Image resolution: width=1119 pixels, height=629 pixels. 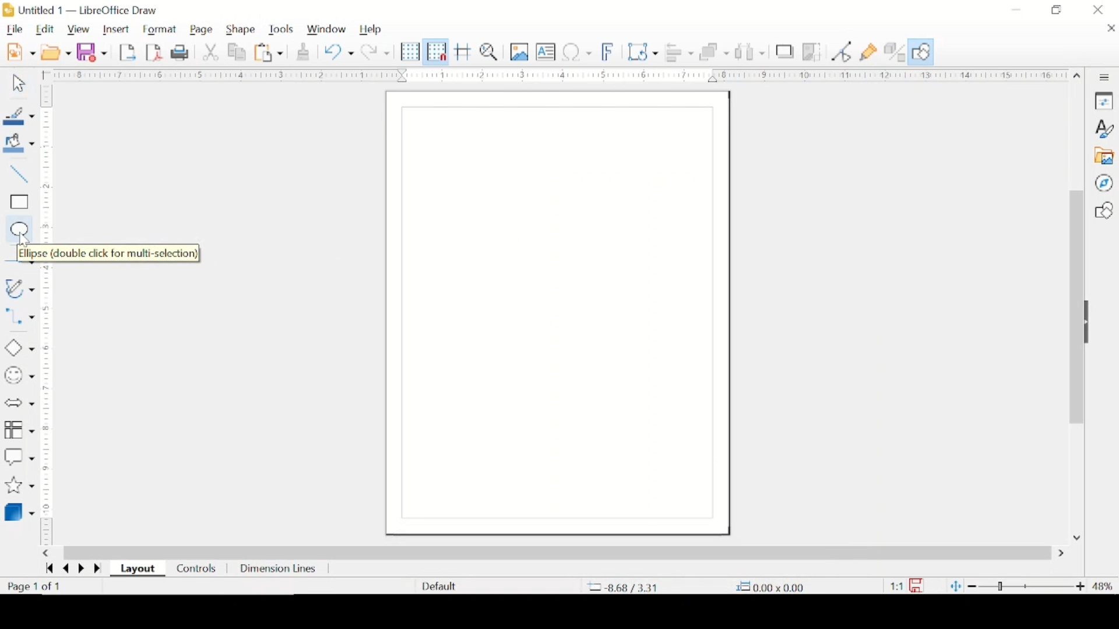 What do you see at coordinates (1092, 323) in the screenshot?
I see `drag handle` at bounding box center [1092, 323].